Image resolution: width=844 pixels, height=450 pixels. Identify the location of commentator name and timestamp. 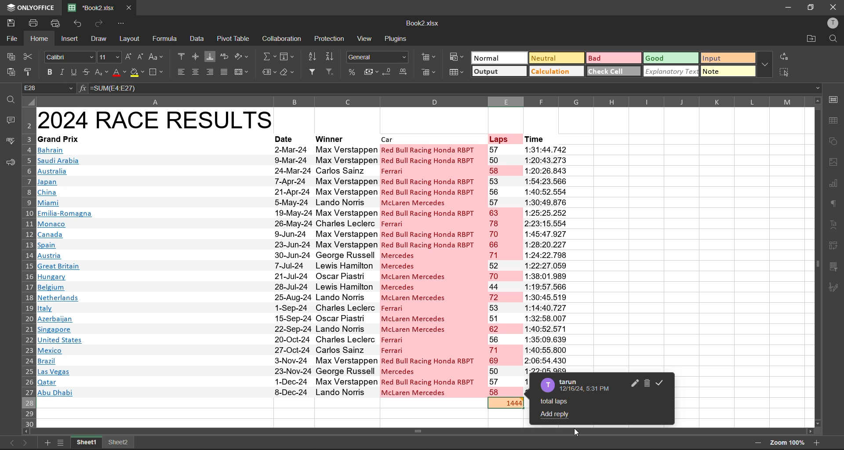
(584, 385).